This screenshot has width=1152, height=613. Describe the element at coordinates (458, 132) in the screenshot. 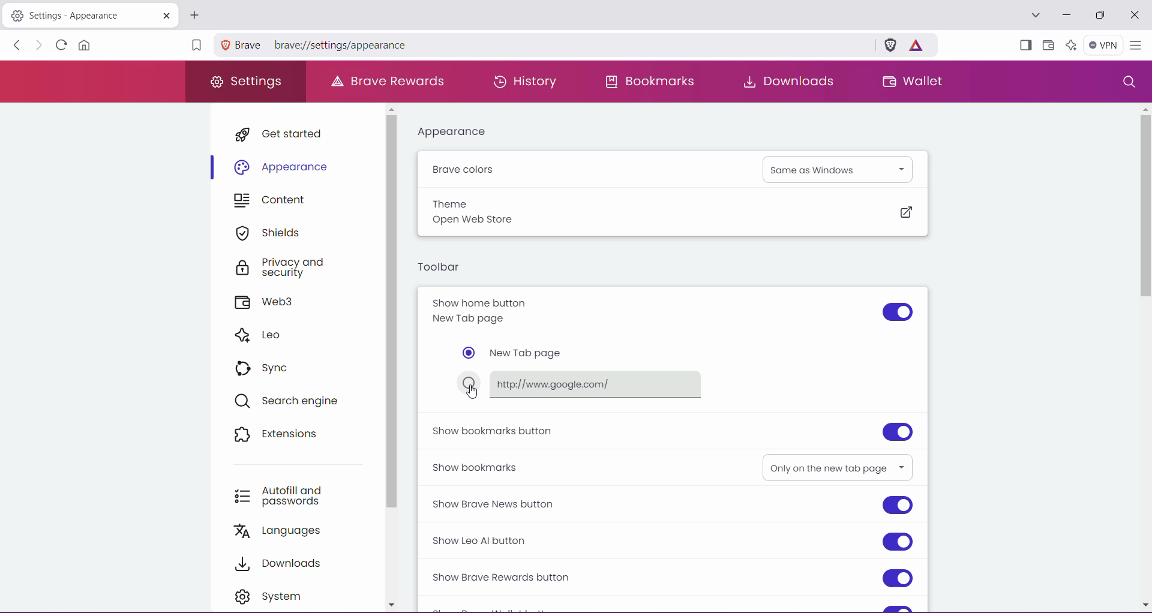

I see `Appearance` at that location.